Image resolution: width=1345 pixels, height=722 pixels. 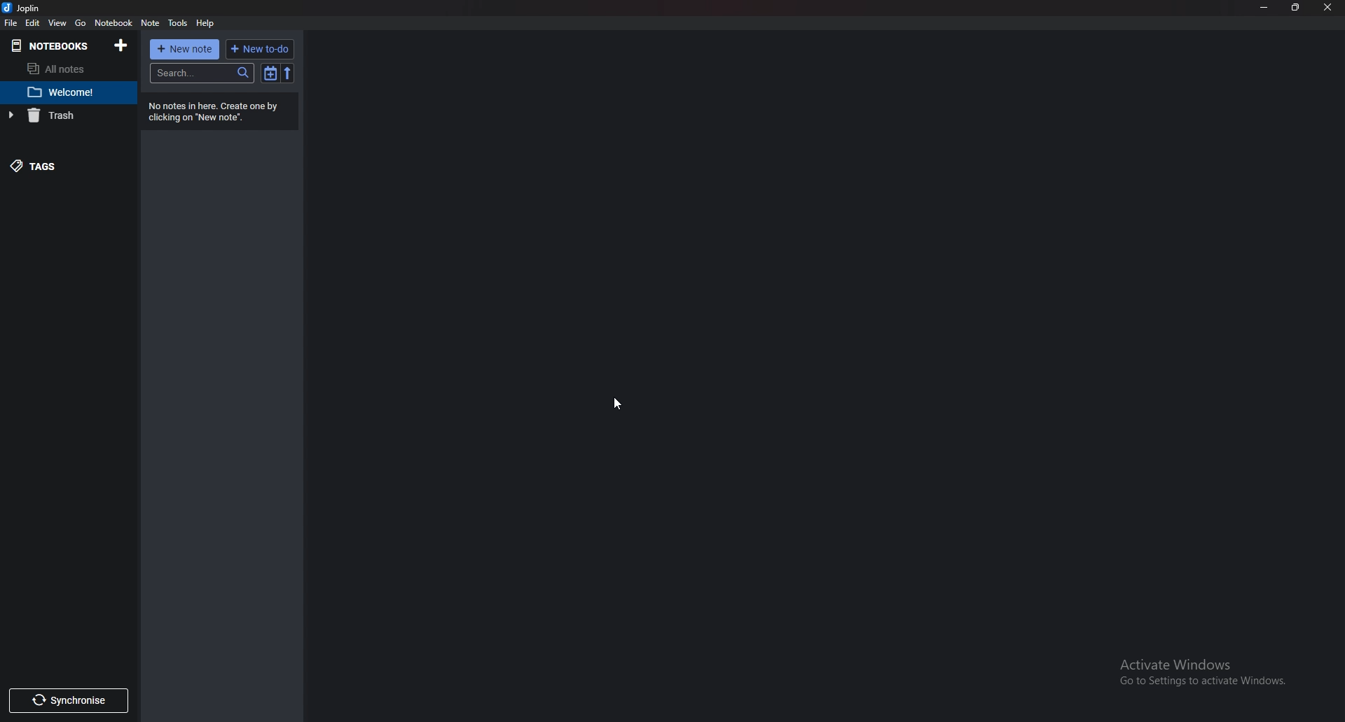 What do you see at coordinates (112, 22) in the screenshot?
I see `Notebook` at bounding box center [112, 22].